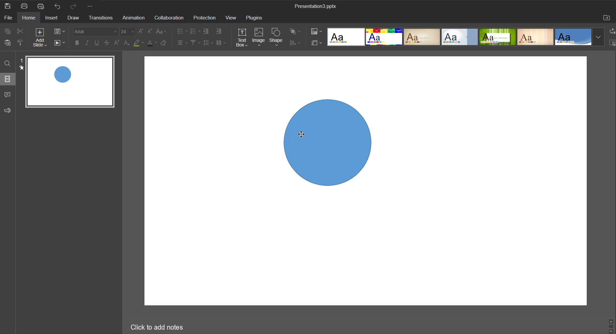  I want to click on Font Size, so click(151, 32).